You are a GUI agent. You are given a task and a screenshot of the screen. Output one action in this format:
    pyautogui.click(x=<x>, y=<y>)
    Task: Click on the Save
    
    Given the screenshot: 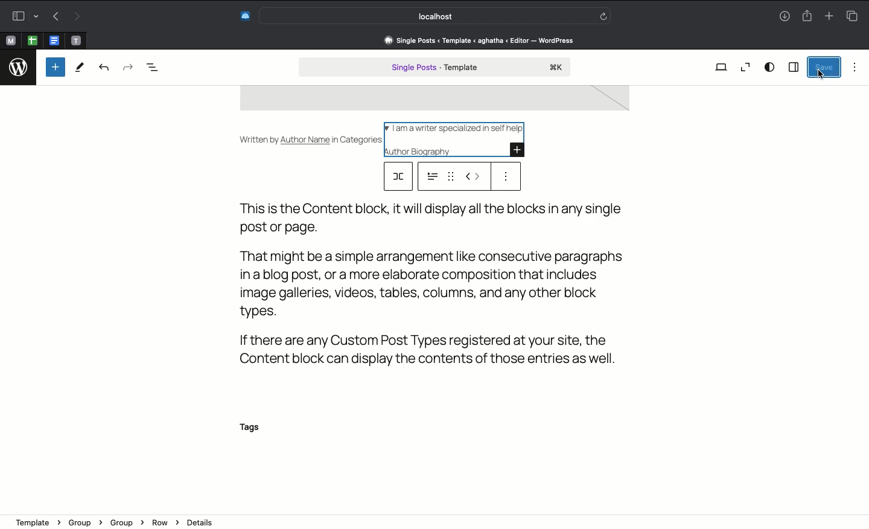 What is the action you would take?
    pyautogui.click(x=823, y=65)
    